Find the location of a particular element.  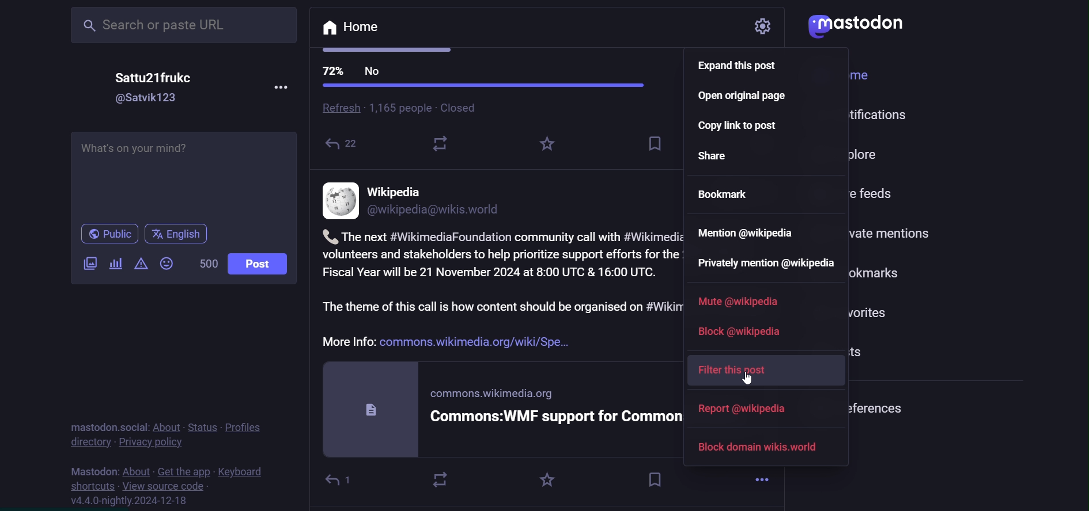

No is located at coordinates (375, 72).